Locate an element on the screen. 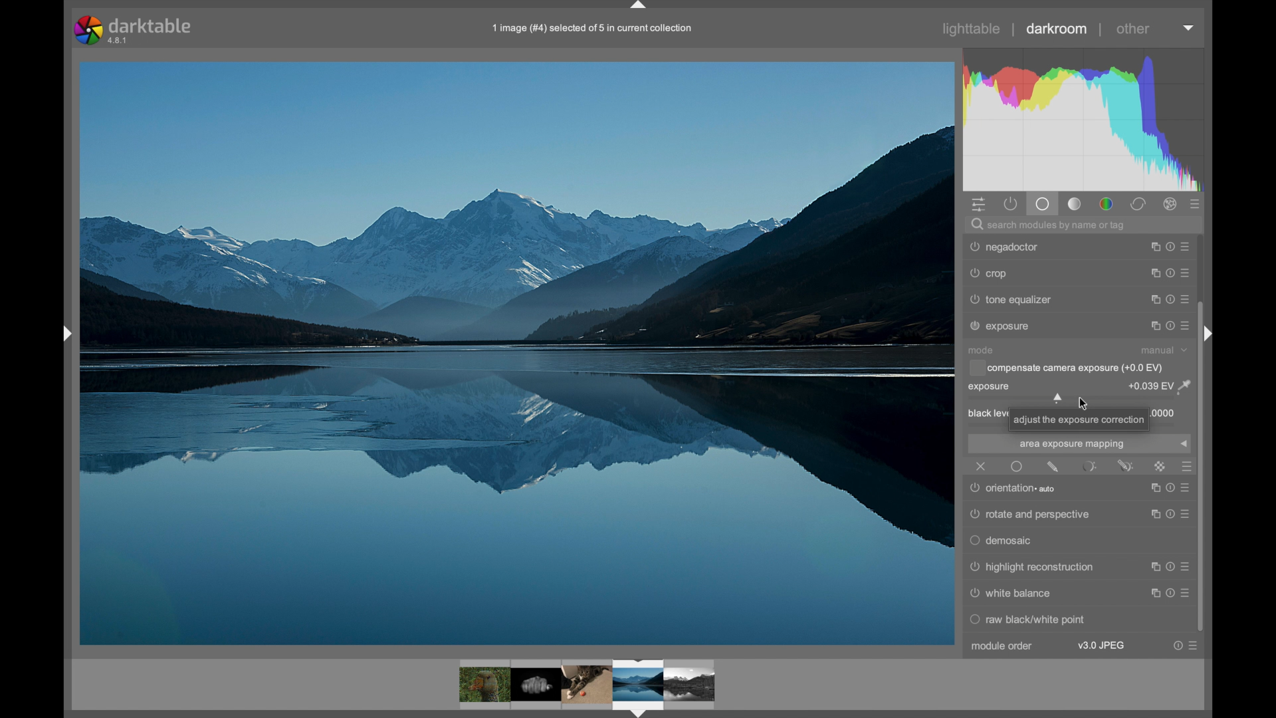 The image size is (1276, 718). shadows and highlights is located at coordinates (1031, 273).